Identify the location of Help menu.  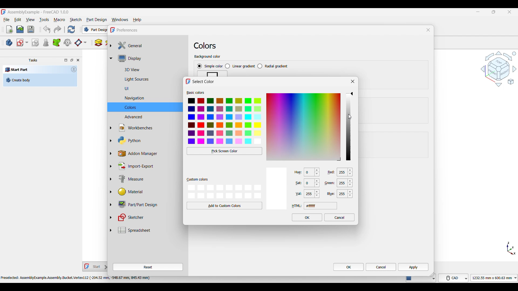
(137, 20).